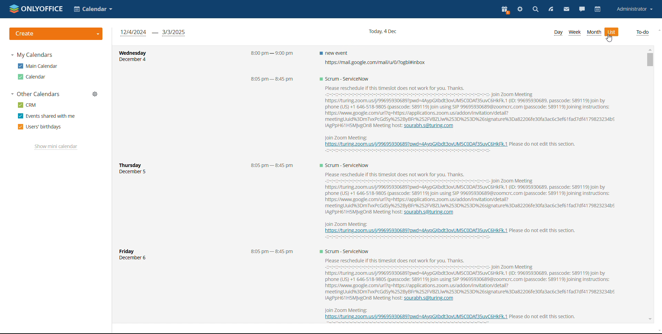 Image resolution: width=662 pixels, height=334 pixels. What do you see at coordinates (594, 32) in the screenshot?
I see `month view` at bounding box center [594, 32].